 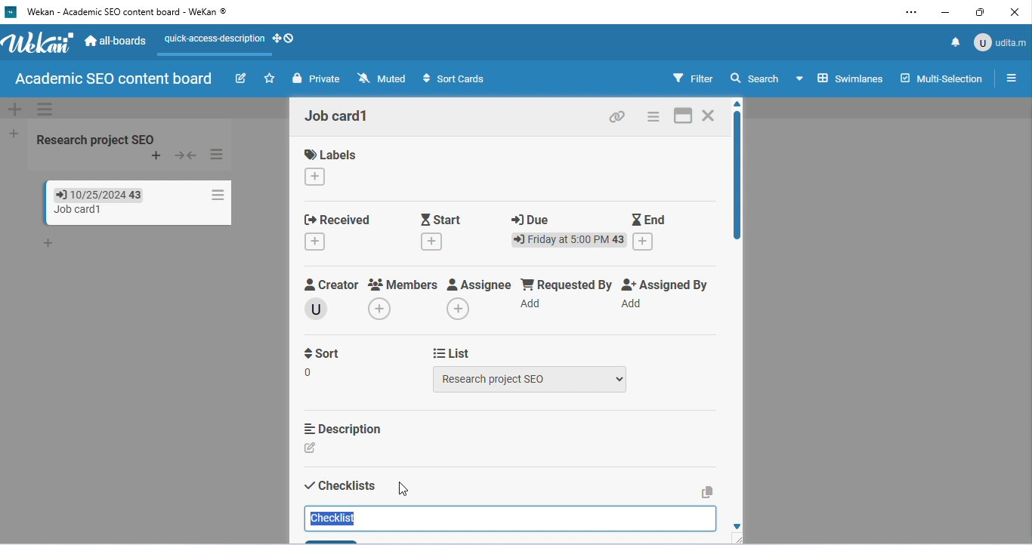 I want to click on select board view, so click(x=839, y=78).